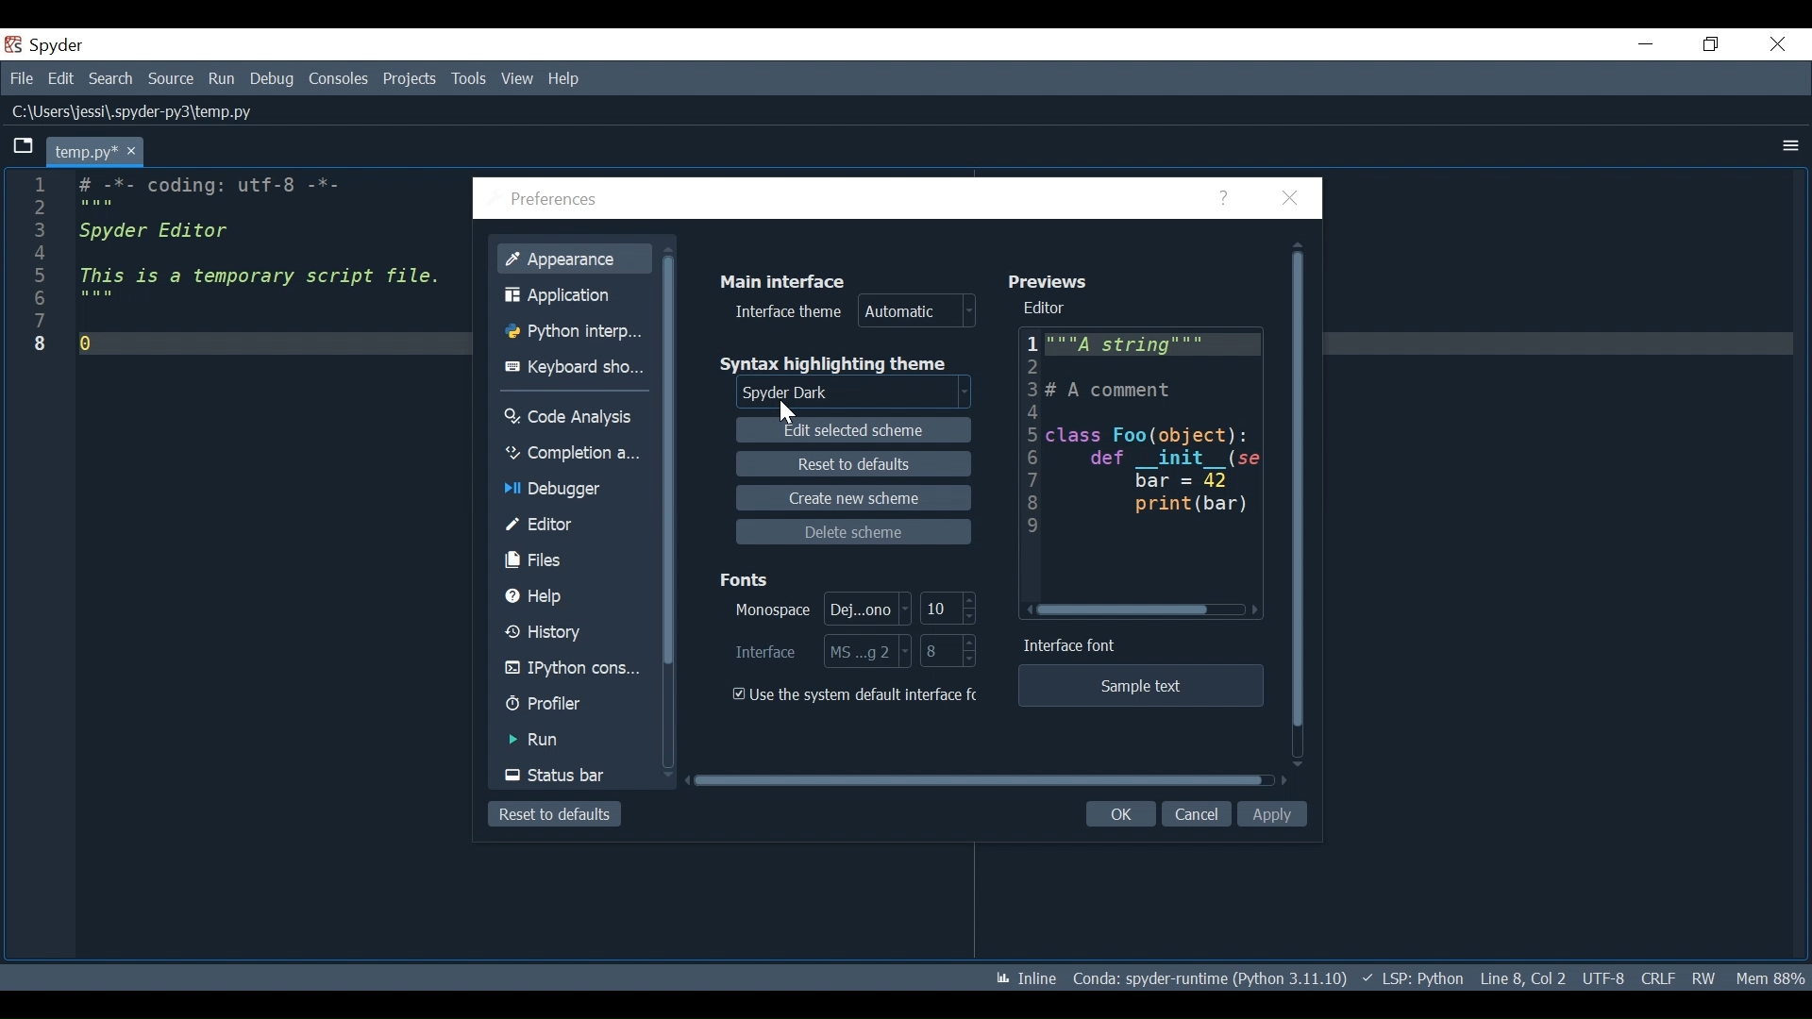 The width and height of the screenshot is (1812, 1019). I want to click on OK, so click(1122, 814).